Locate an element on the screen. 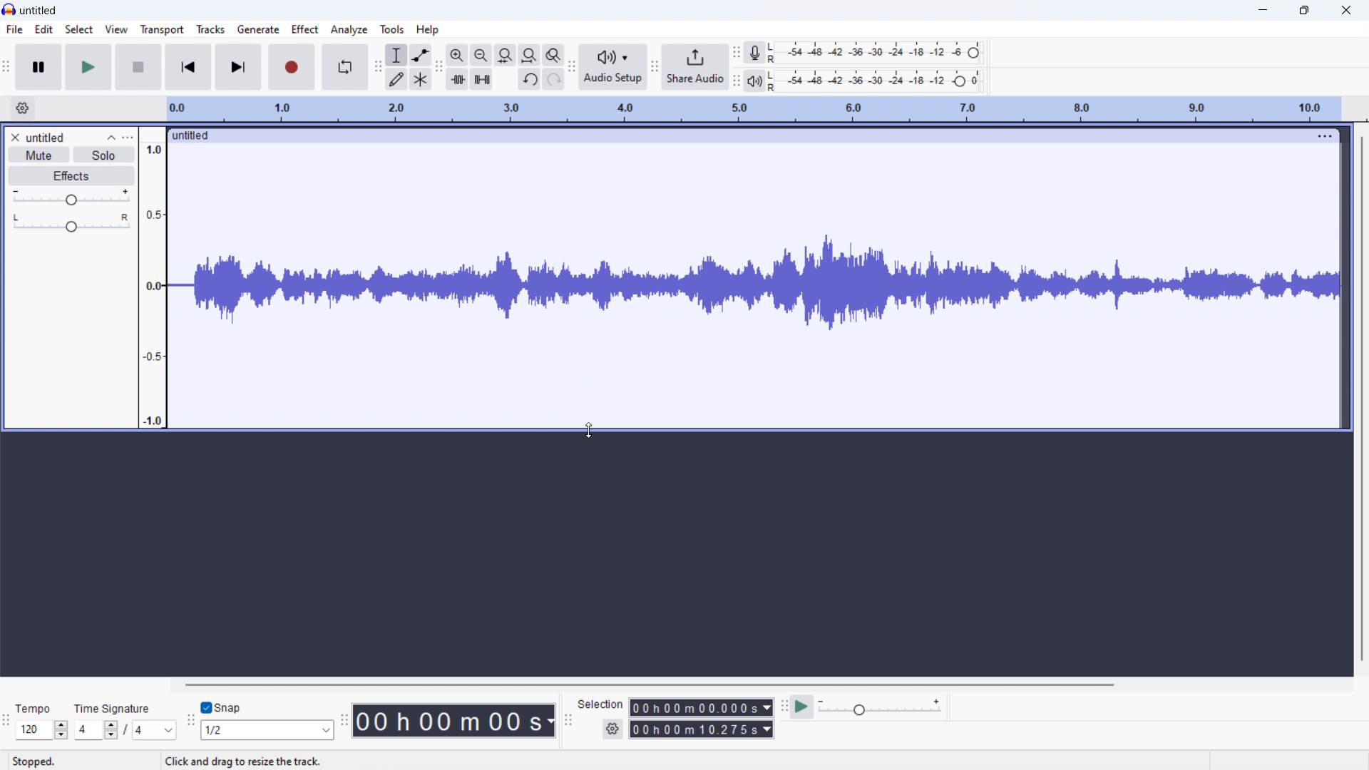 The height and width of the screenshot is (770, 1369). fit project to width is located at coordinates (530, 55).